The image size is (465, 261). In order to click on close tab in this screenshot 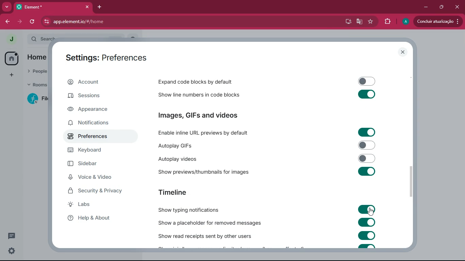, I will do `click(87, 7)`.